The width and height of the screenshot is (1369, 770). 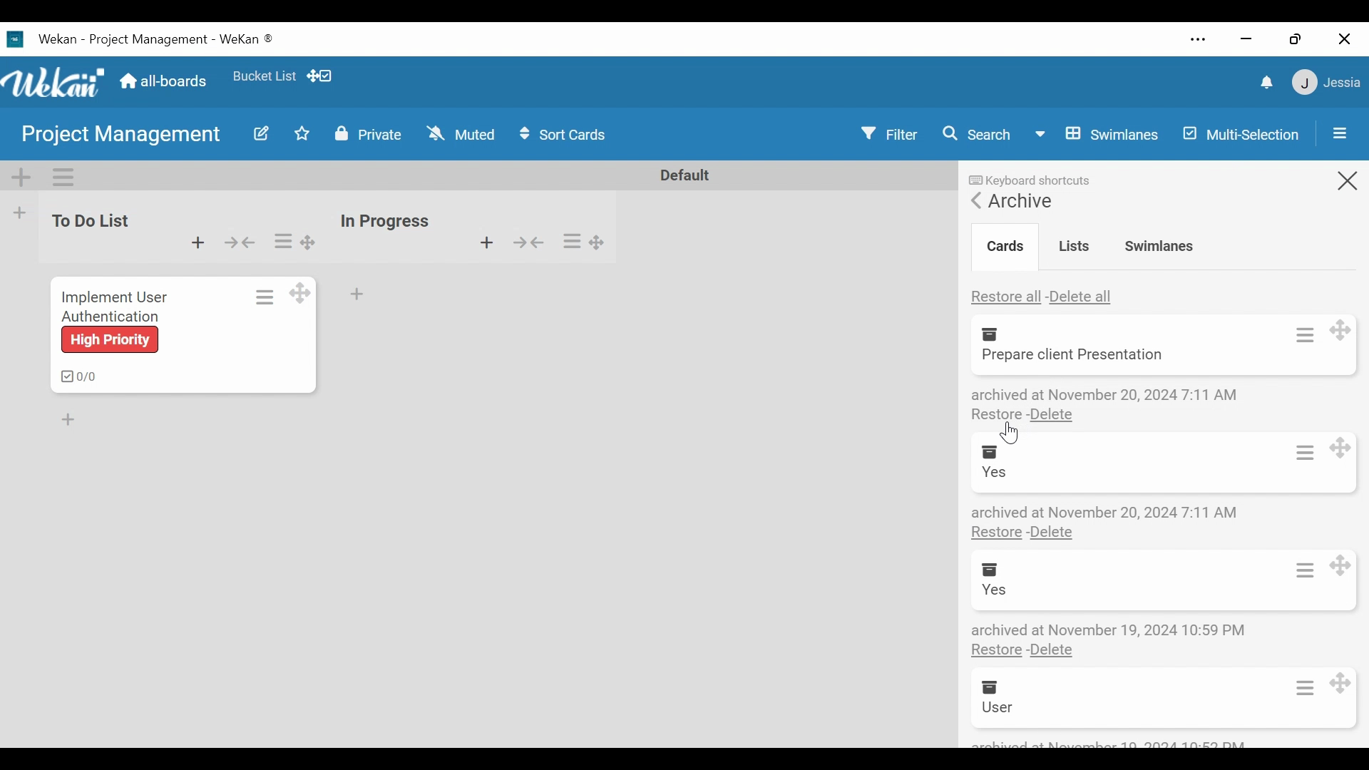 What do you see at coordinates (1108, 743) in the screenshot?
I see `archive details` at bounding box center [1108, 743].